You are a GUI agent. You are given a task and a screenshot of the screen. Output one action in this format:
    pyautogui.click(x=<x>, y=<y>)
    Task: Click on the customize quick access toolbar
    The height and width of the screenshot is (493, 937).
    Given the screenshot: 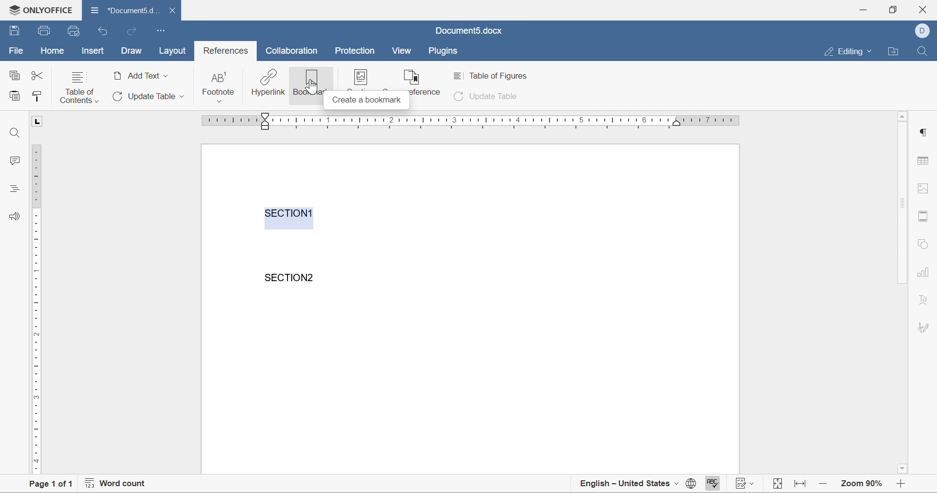 What is the action you would take?
    pyautogui.click(x=162, y=30)
    